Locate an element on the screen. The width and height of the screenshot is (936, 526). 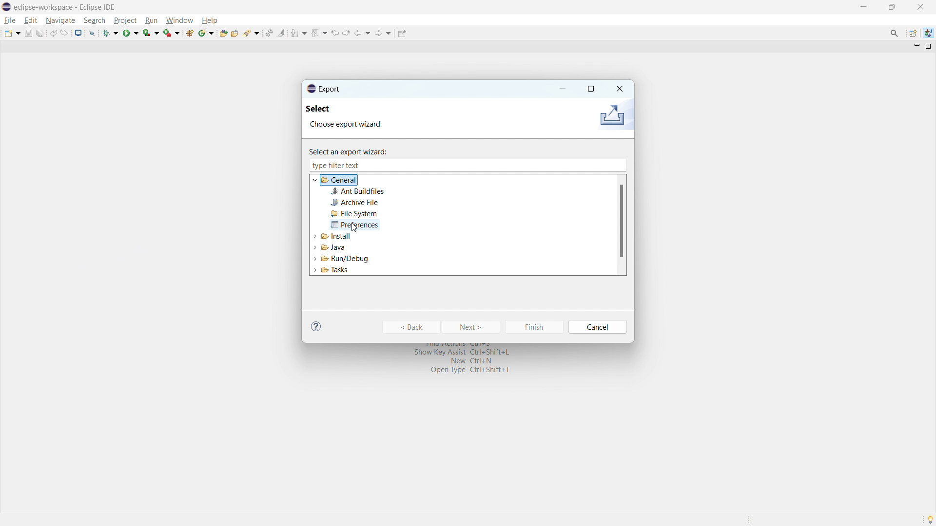
logo is located at coordinates (611, 116).